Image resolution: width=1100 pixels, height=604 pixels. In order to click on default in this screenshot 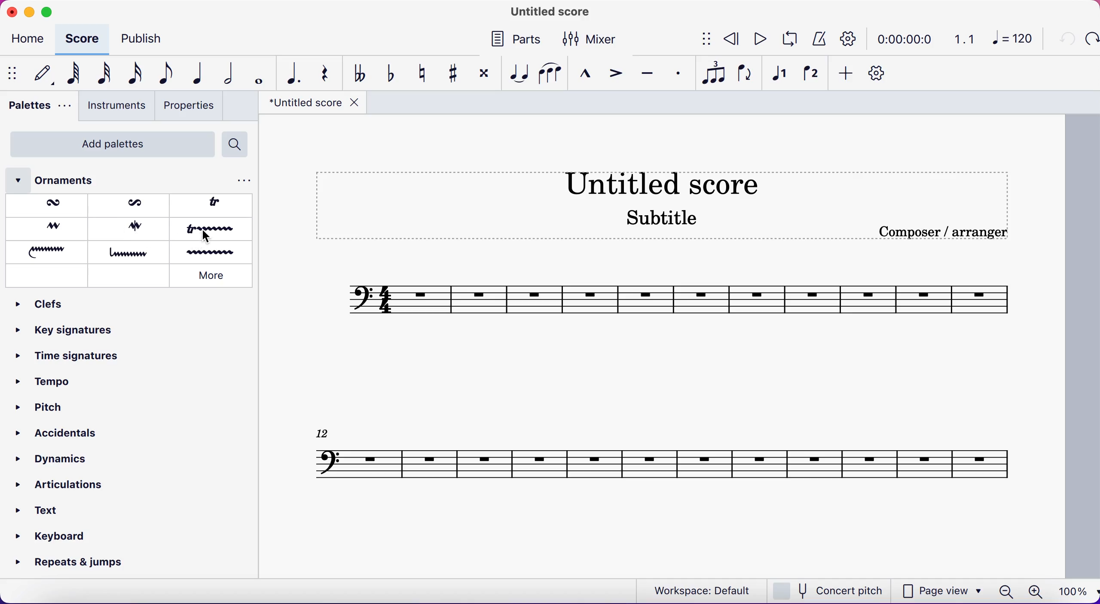, I will do `click(39, 74)`.